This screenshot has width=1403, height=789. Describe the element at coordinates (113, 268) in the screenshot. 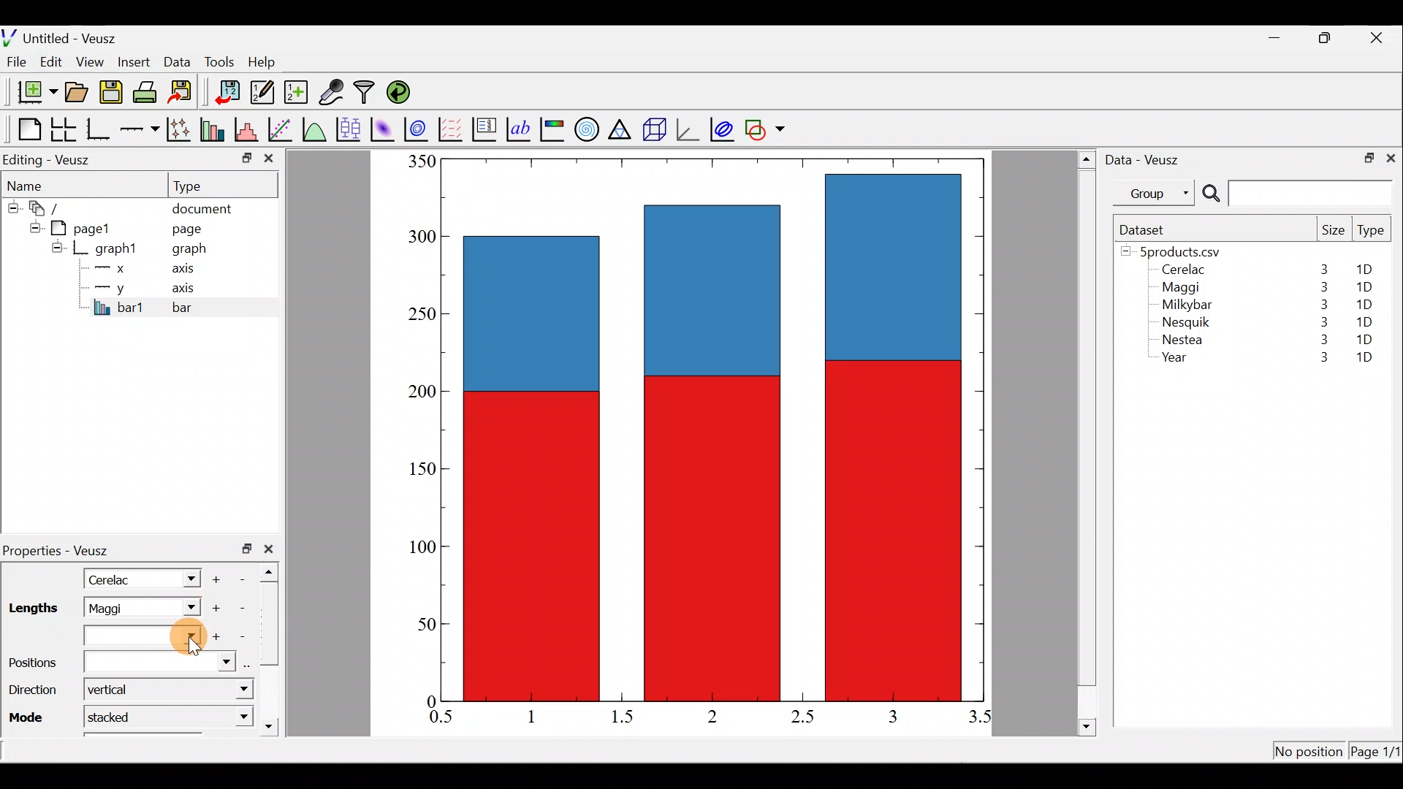

I see `x` at that location.